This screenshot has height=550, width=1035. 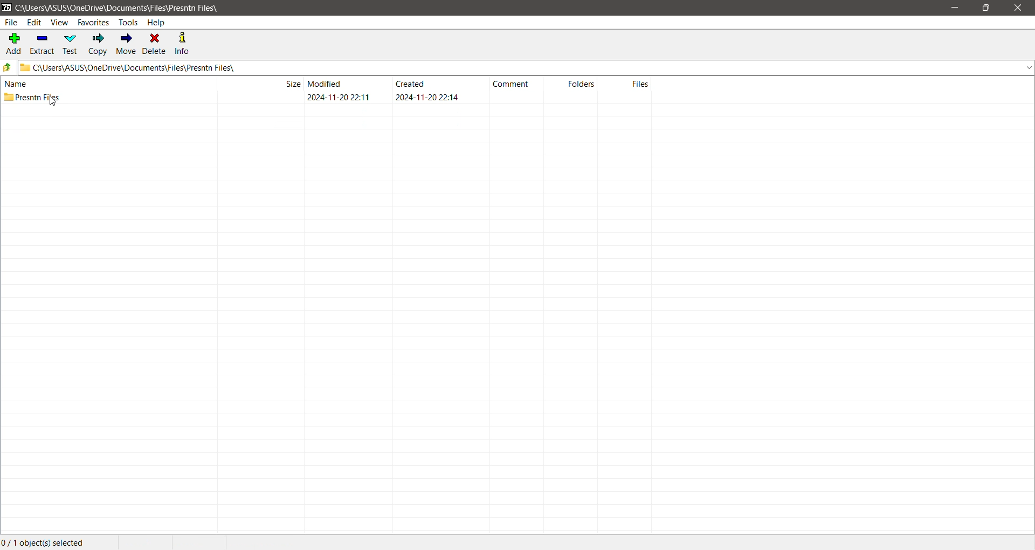 I want to click on created, so click(x=410, y=83).